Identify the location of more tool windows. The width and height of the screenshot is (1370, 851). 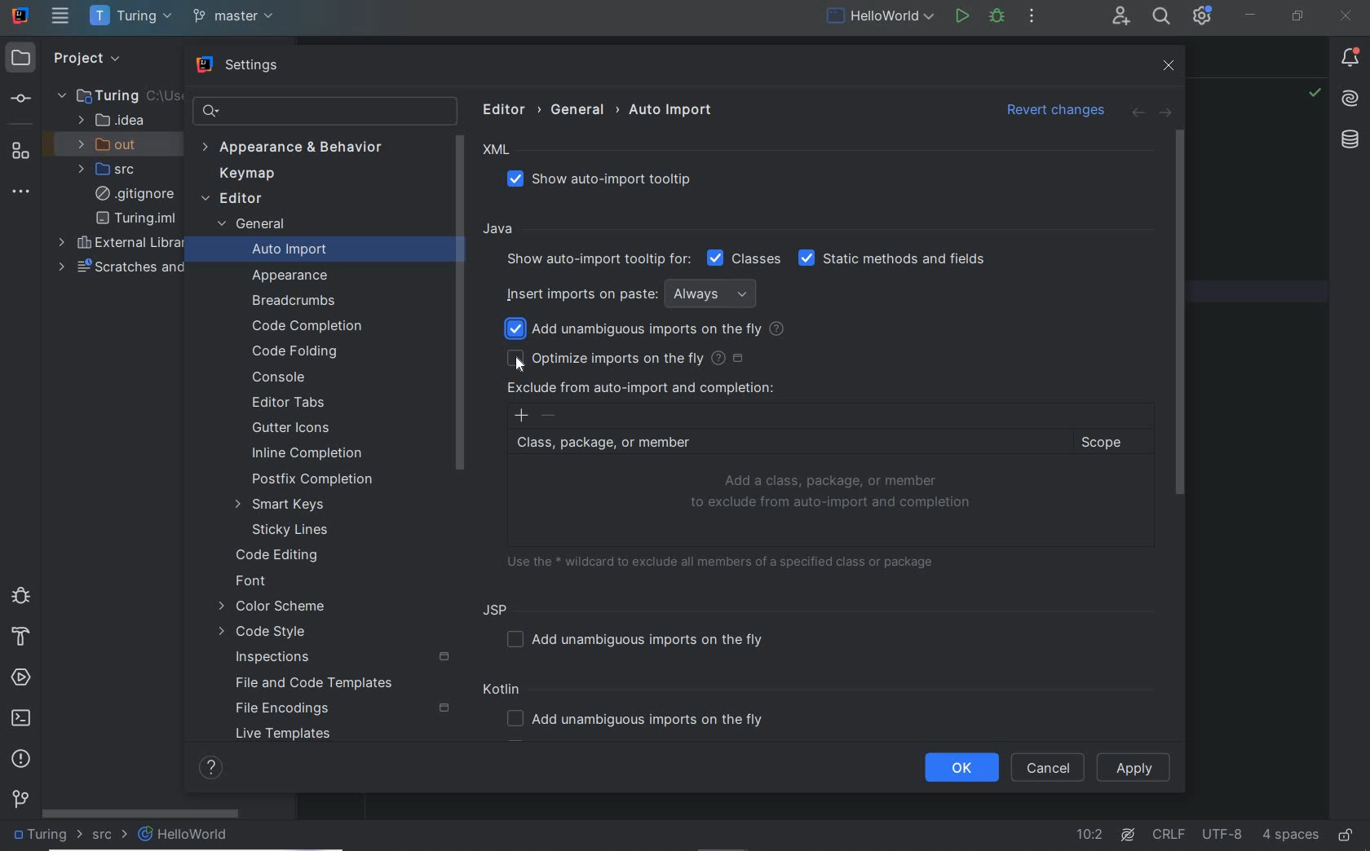
(22, 192).